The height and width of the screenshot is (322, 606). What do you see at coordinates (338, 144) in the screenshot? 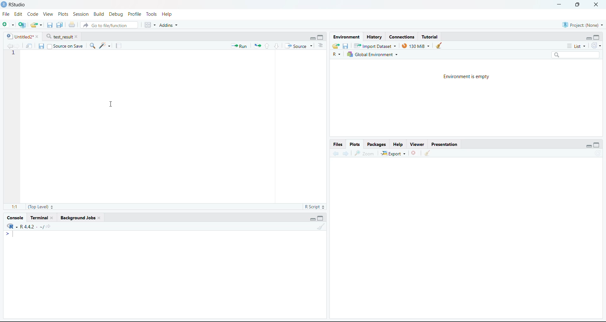
I see `Files` at bounding box center [338, 144].